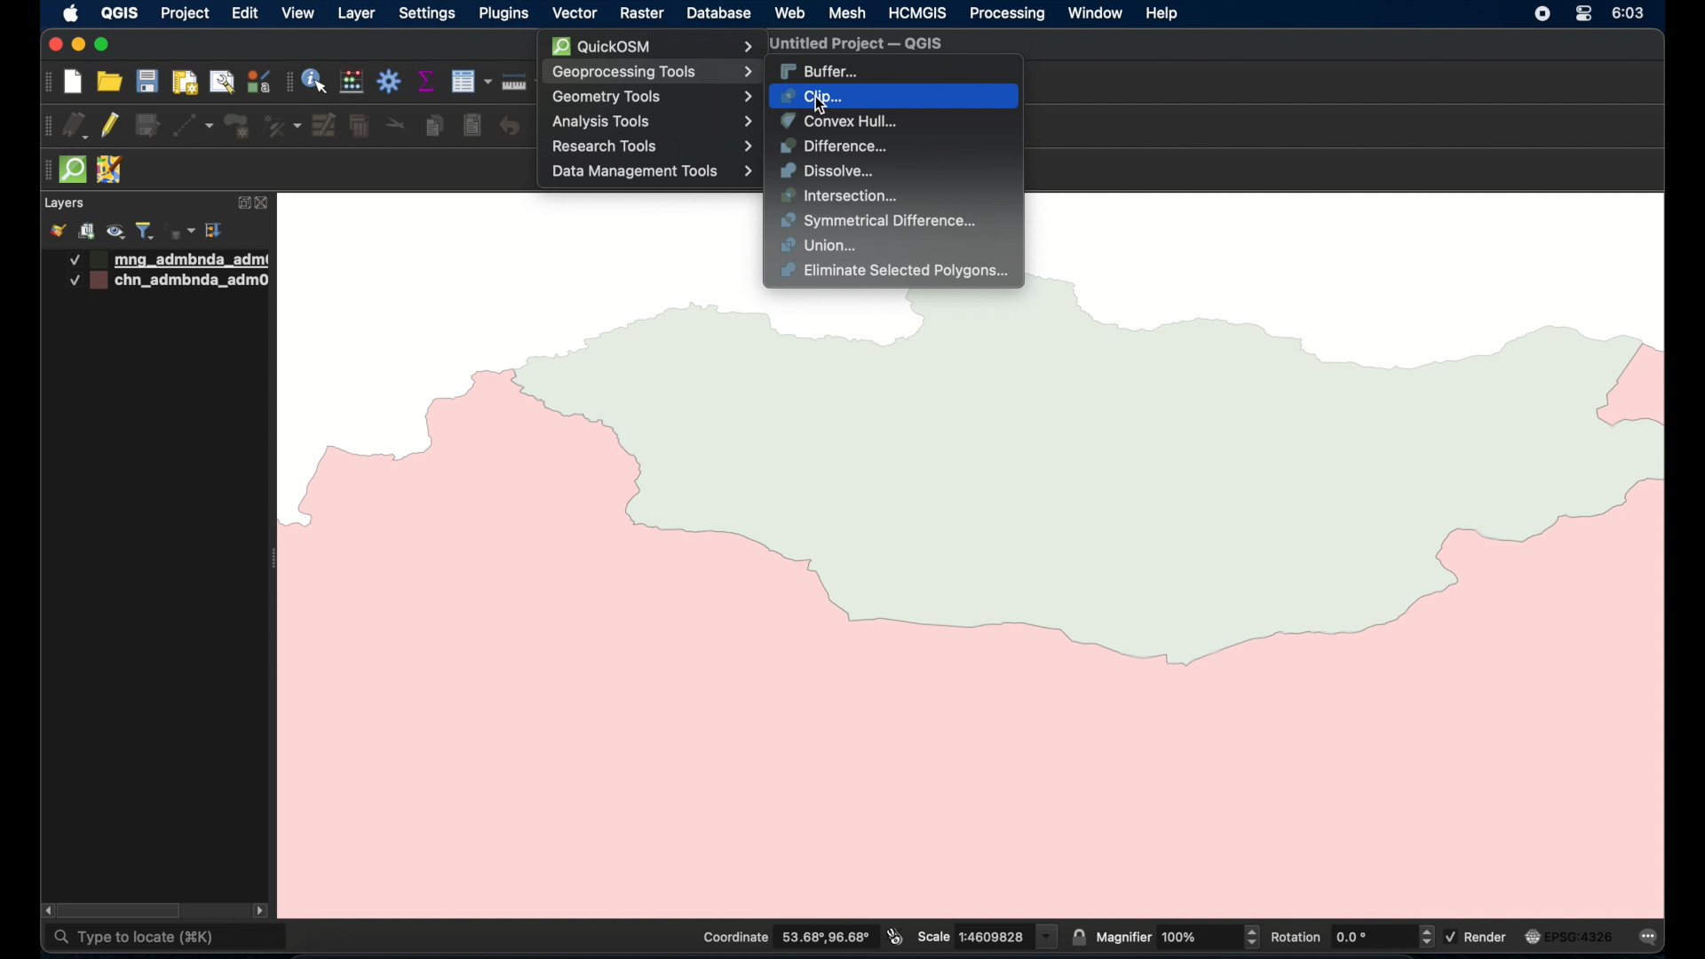  Describe the element at coordinates (834, 147) in the screenshot. I see `difference` at that location.